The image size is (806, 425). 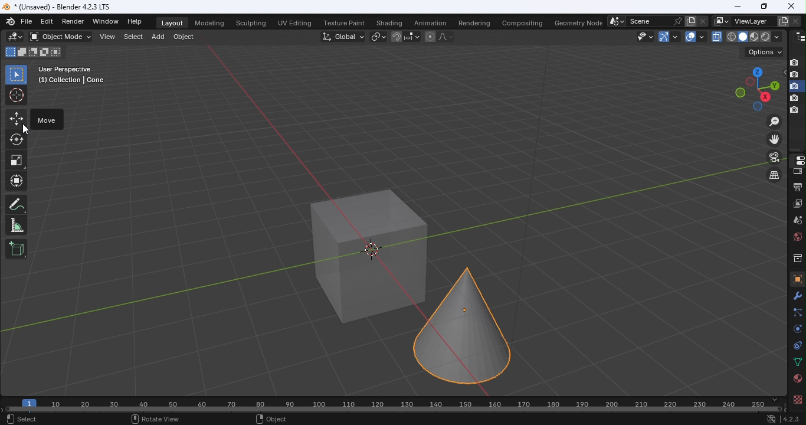 I want to click on disable in renders, so click(x=794, y=75).